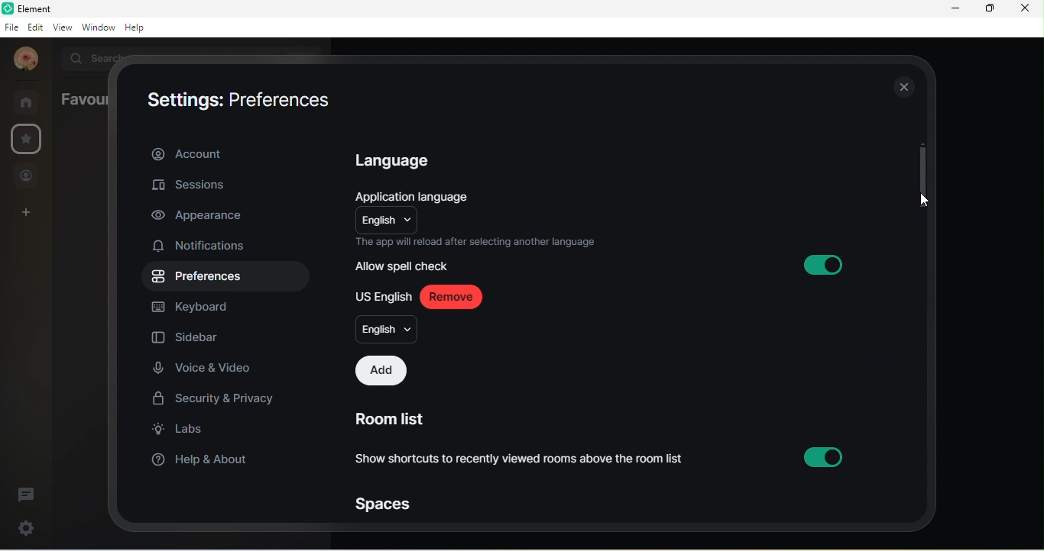 The image size is (1044, 551). Describe the element at coordinates (207, 184) in the screenshot. I see `sessions` at that location.